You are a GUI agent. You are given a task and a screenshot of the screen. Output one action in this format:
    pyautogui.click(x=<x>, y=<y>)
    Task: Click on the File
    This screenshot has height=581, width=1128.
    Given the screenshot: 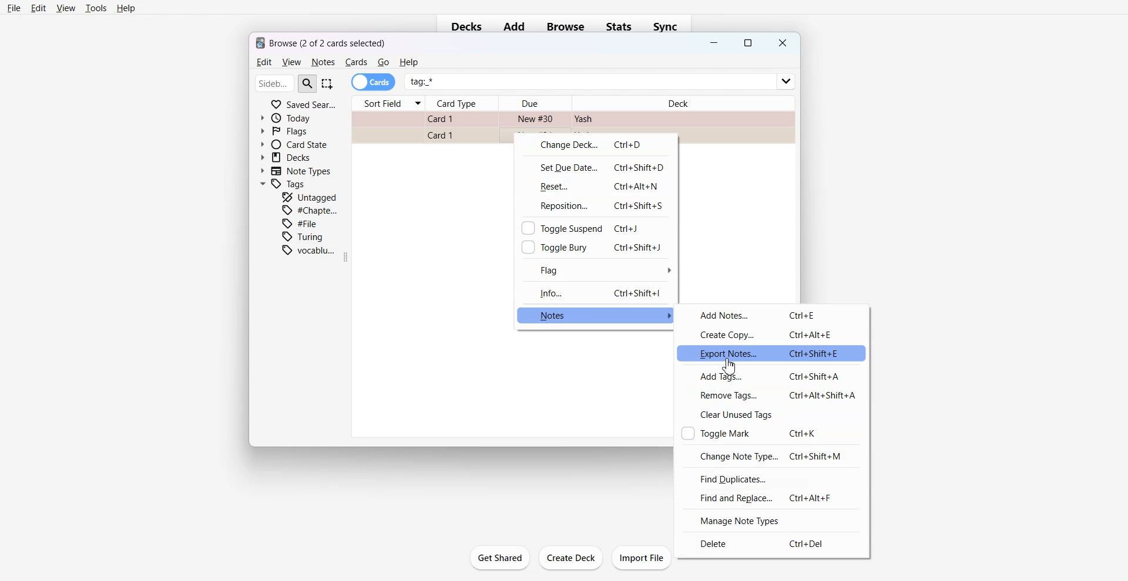 What is the action you would take?
    pyautogui.click(x=14, y=8)
    